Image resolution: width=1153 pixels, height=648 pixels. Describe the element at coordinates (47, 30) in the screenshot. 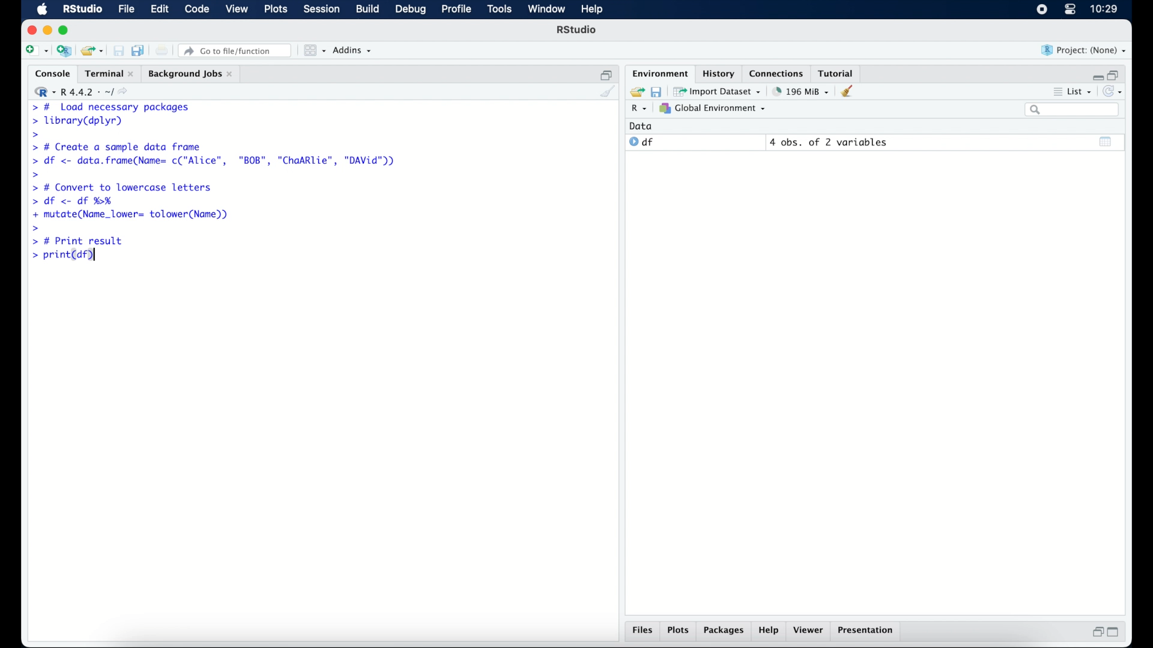

I see `minimize` at that location.